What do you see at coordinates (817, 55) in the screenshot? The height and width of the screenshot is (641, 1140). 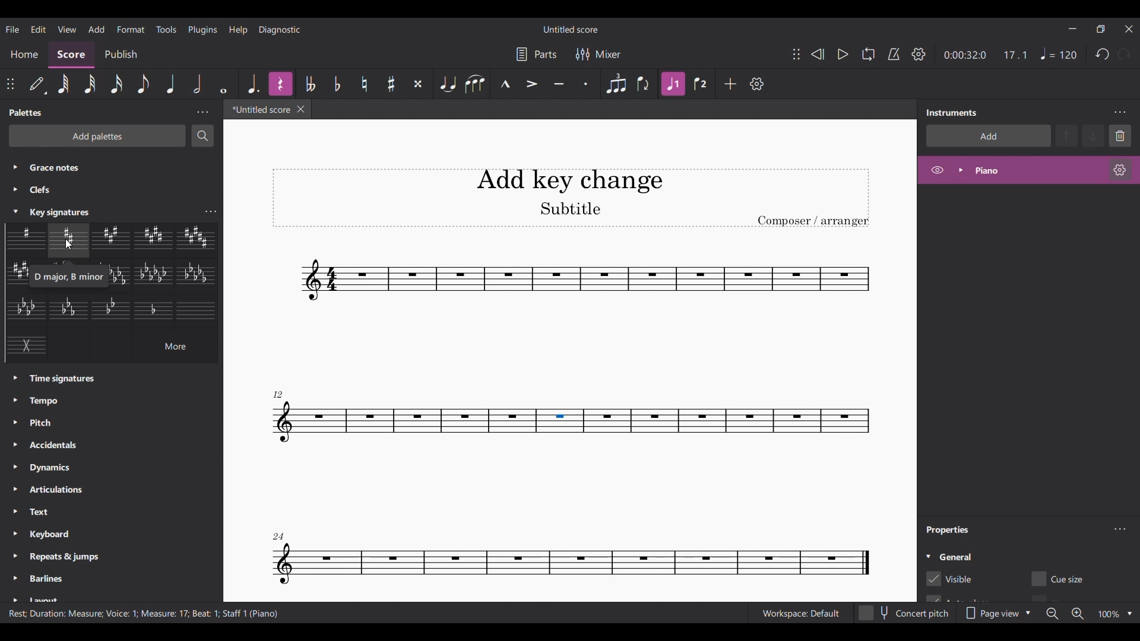 I see `Rewind` at bounding box center [817, 55].